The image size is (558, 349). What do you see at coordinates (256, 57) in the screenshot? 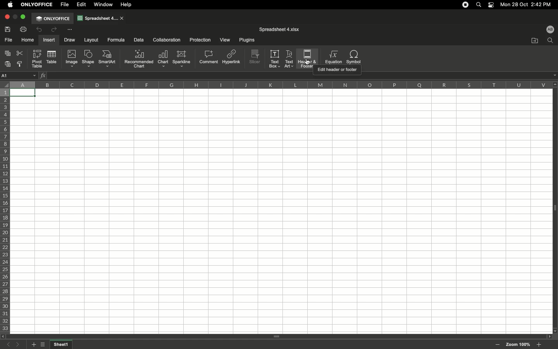
I see `Slicer` at bounding box center [256, 57].